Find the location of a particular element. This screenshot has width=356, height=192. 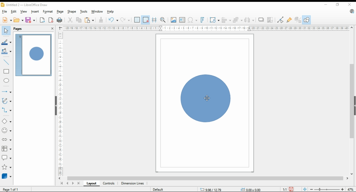

insert is located at coordinates (35, 11).